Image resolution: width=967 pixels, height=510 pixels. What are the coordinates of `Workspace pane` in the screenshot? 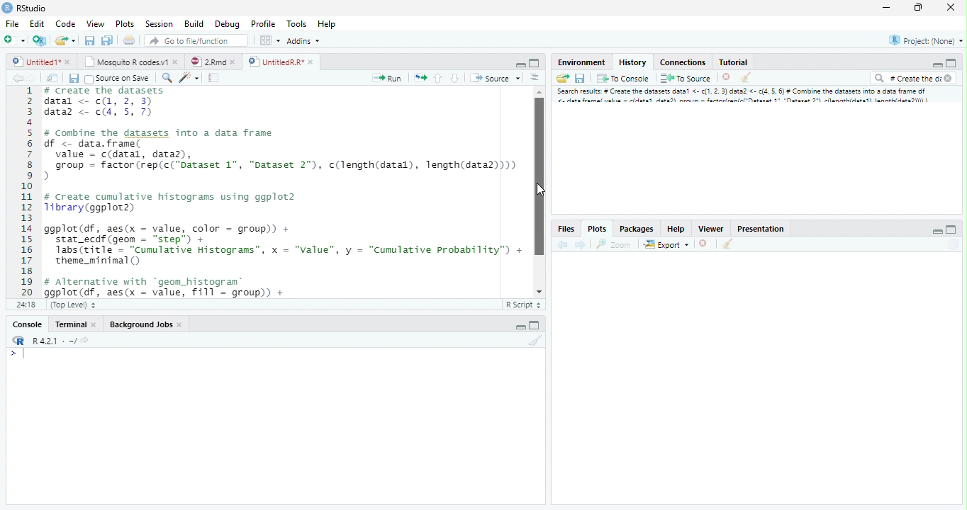 It's located at (270, 41).